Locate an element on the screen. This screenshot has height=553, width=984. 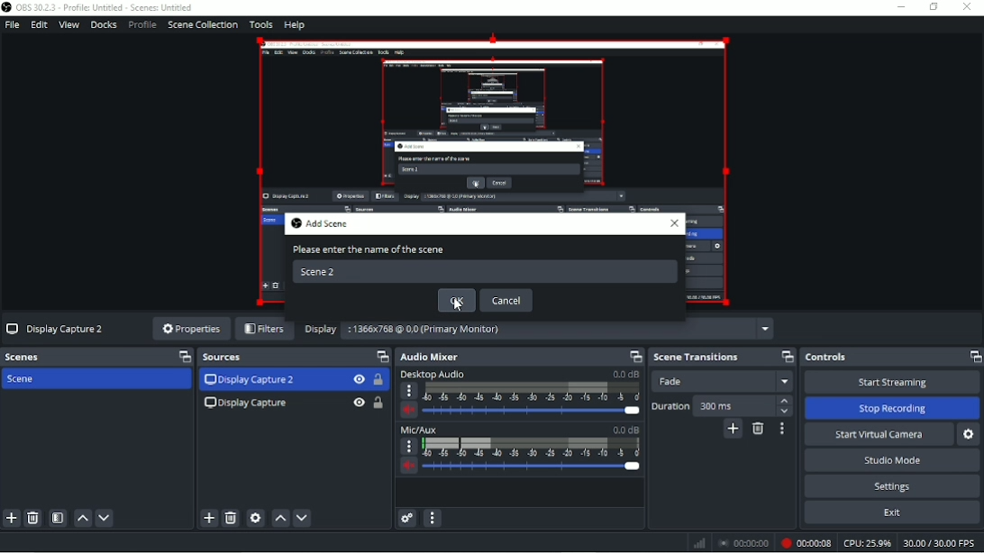
Remove selected scene is located at coordinates (33, 518).